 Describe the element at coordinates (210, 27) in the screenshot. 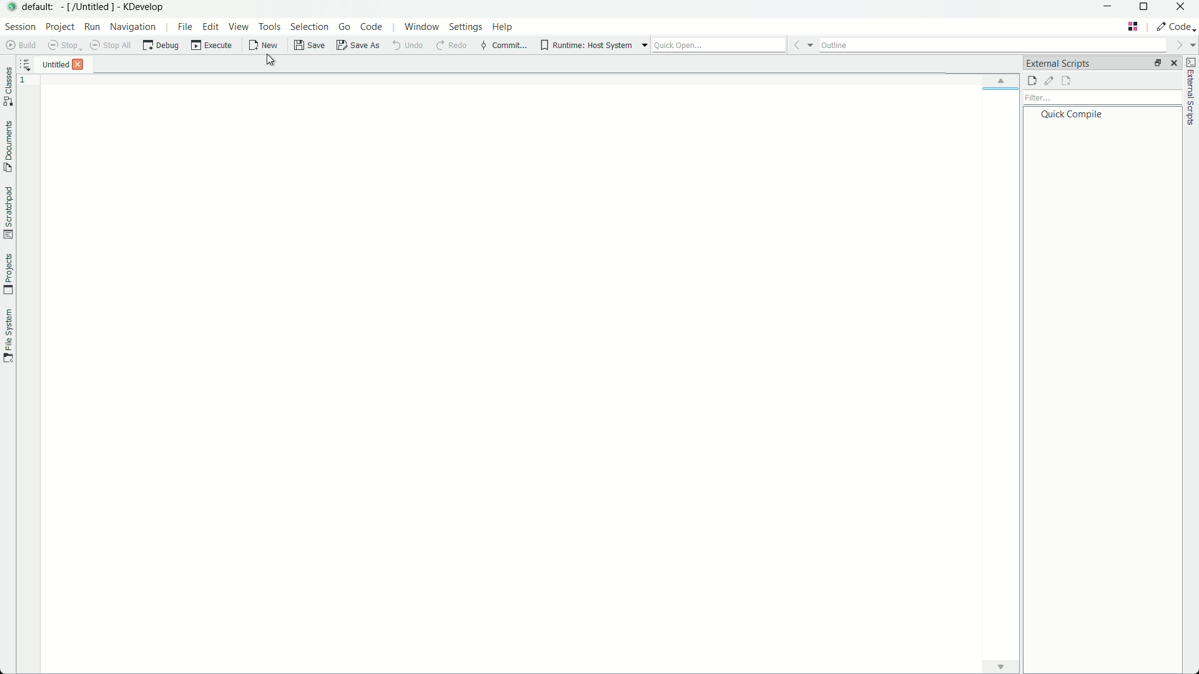

I see `edit` at that location.